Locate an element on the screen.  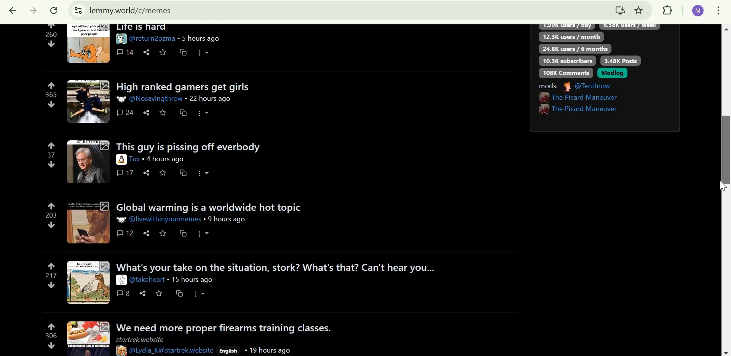
cross-post is located at coordinates (183, 233).